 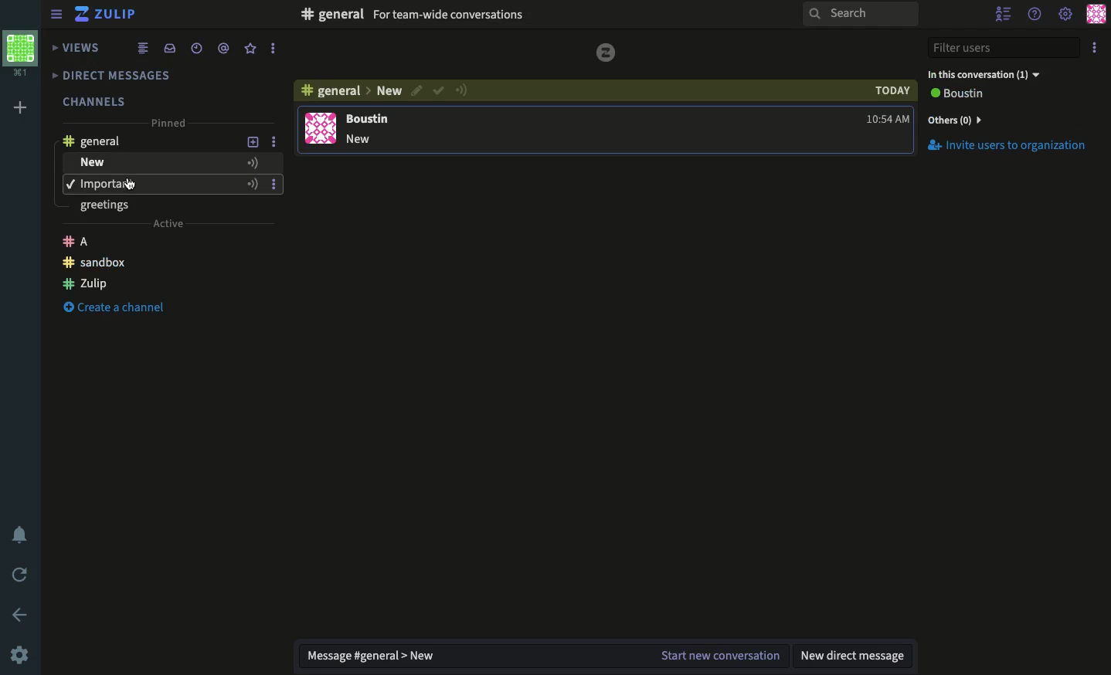 I want to click on Add, so click(x=250, y=184).